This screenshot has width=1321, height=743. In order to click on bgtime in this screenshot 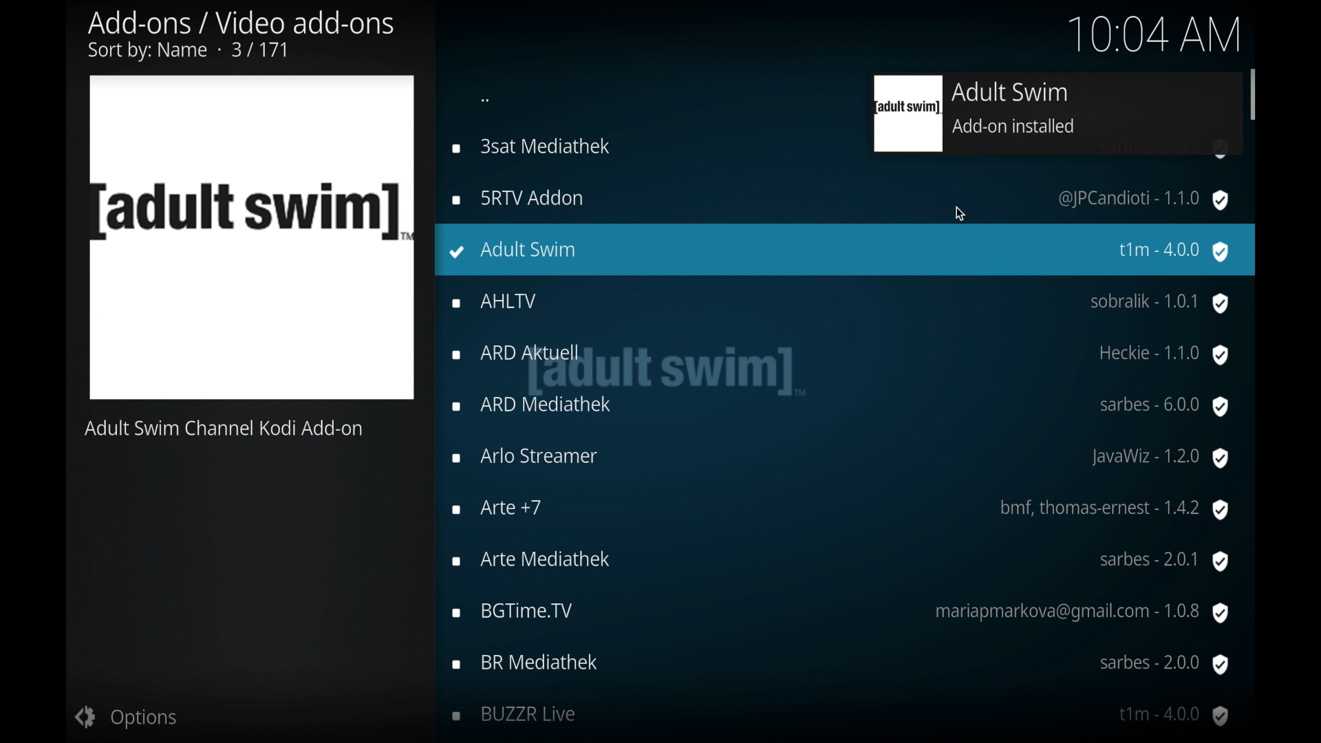, I will do `click(839, 613)`.